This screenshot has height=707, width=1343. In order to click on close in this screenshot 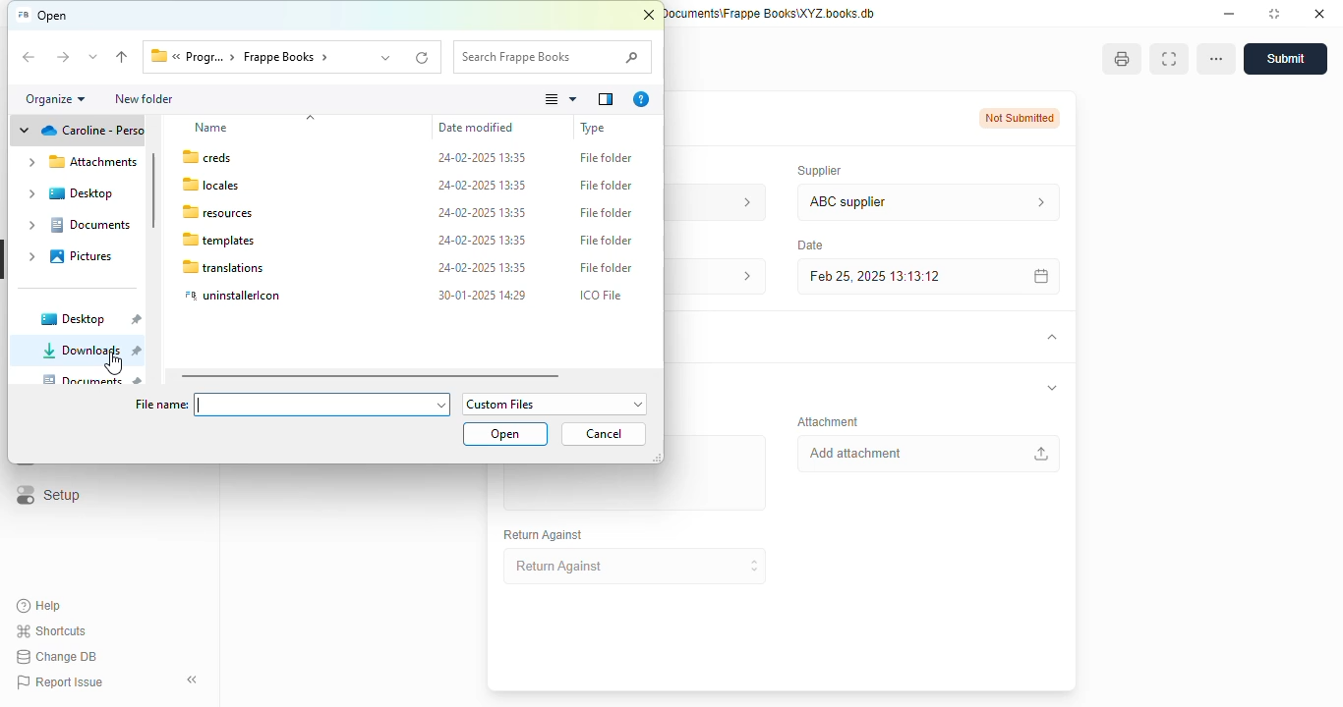, I will do `click(1319, 13)`.